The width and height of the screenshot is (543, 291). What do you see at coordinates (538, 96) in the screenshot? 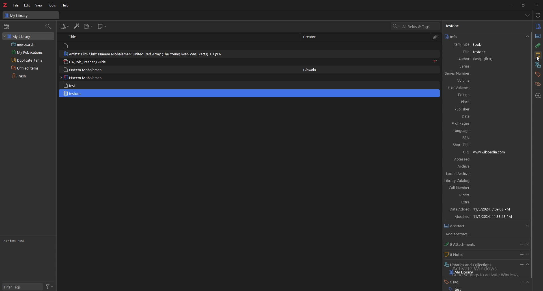
I see `locate` at bounding box center [538, 96].